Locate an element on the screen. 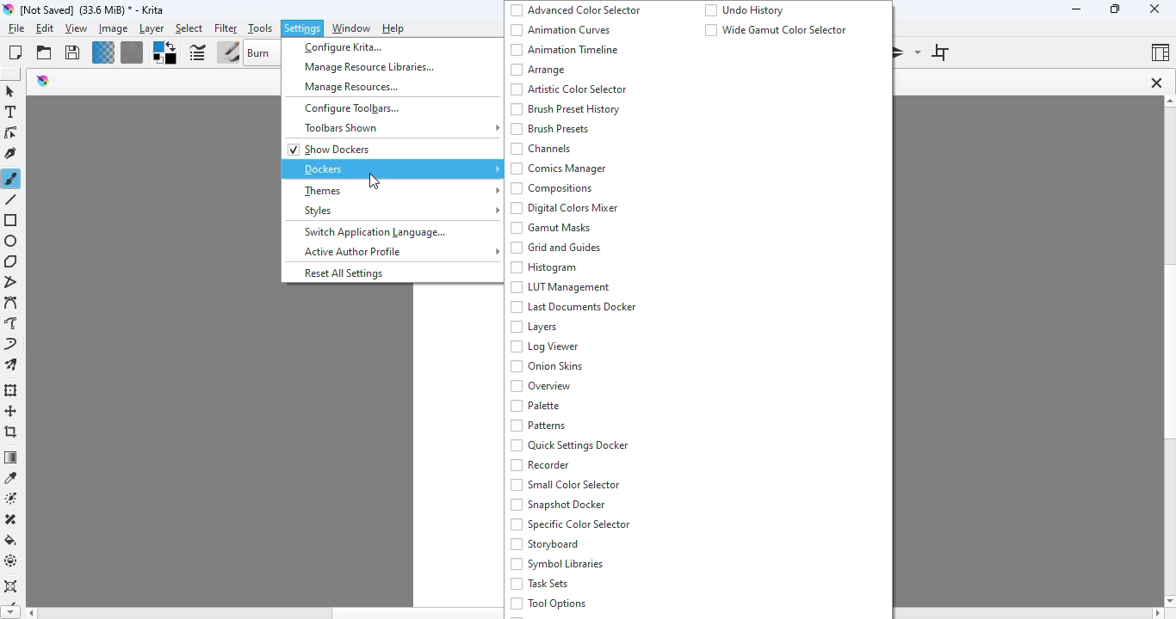 The image size is (1176, 619). colorize mask tool is located at coordinates (13, 498).